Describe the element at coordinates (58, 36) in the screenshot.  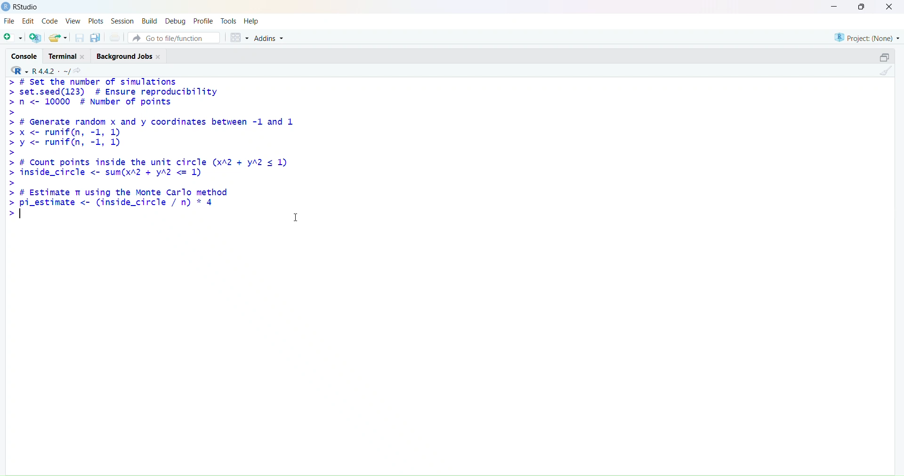
I see `Open an existing file (Ctrl + O)` at that location.